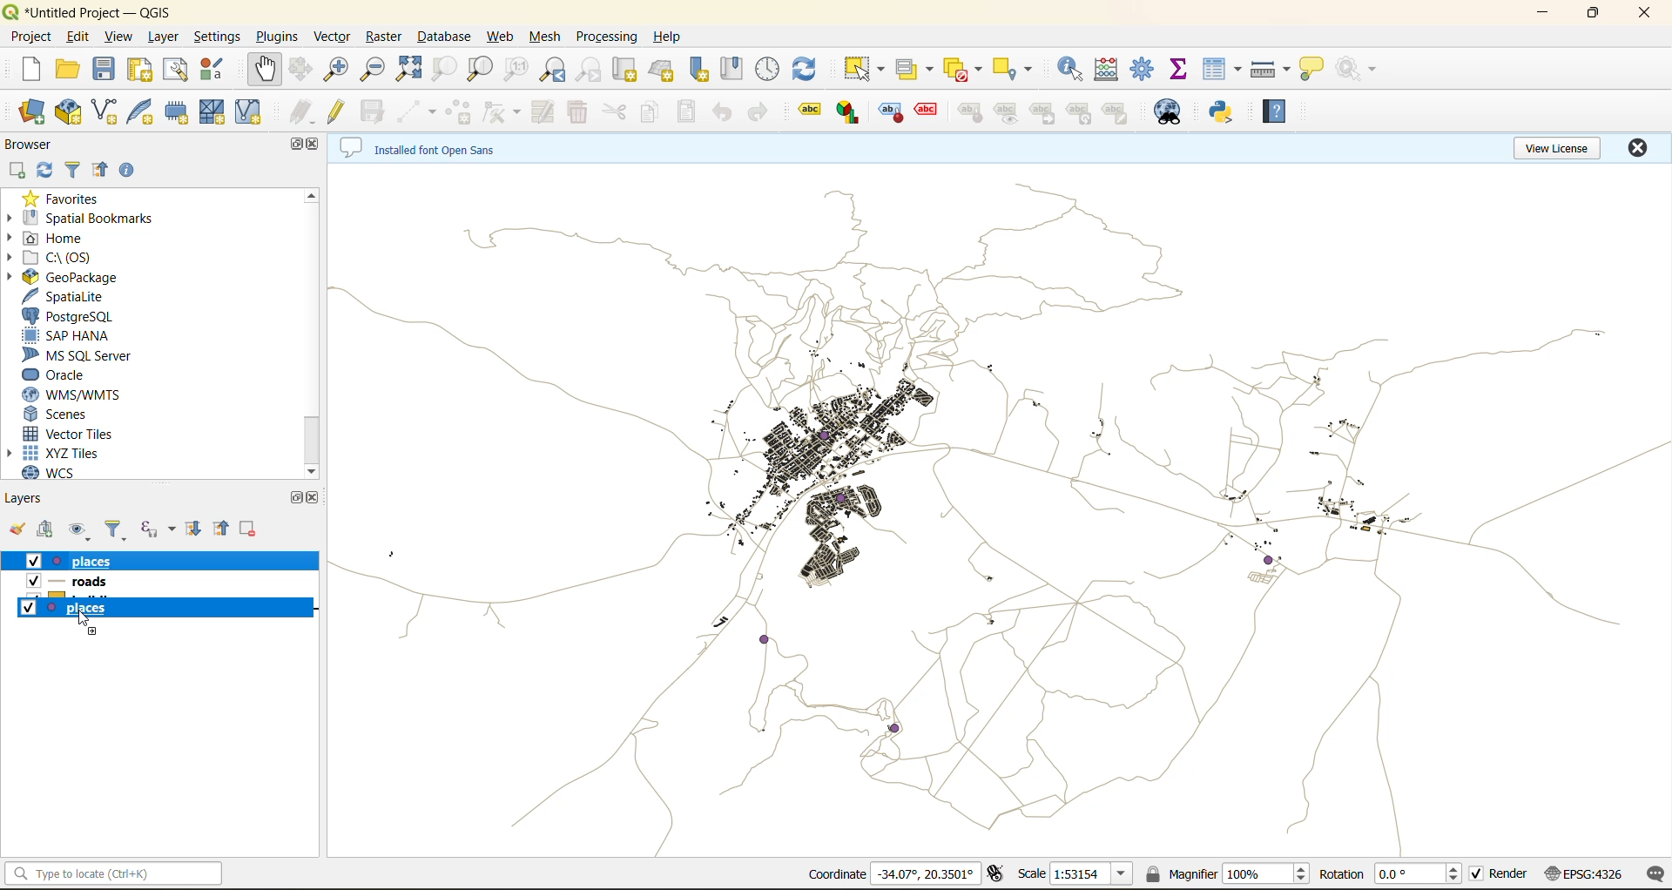 The image size is (1672, 890). What do you see at coordinates (44, 171) in the screenshot?
I see `refresh` at bounding box center [44, 171].